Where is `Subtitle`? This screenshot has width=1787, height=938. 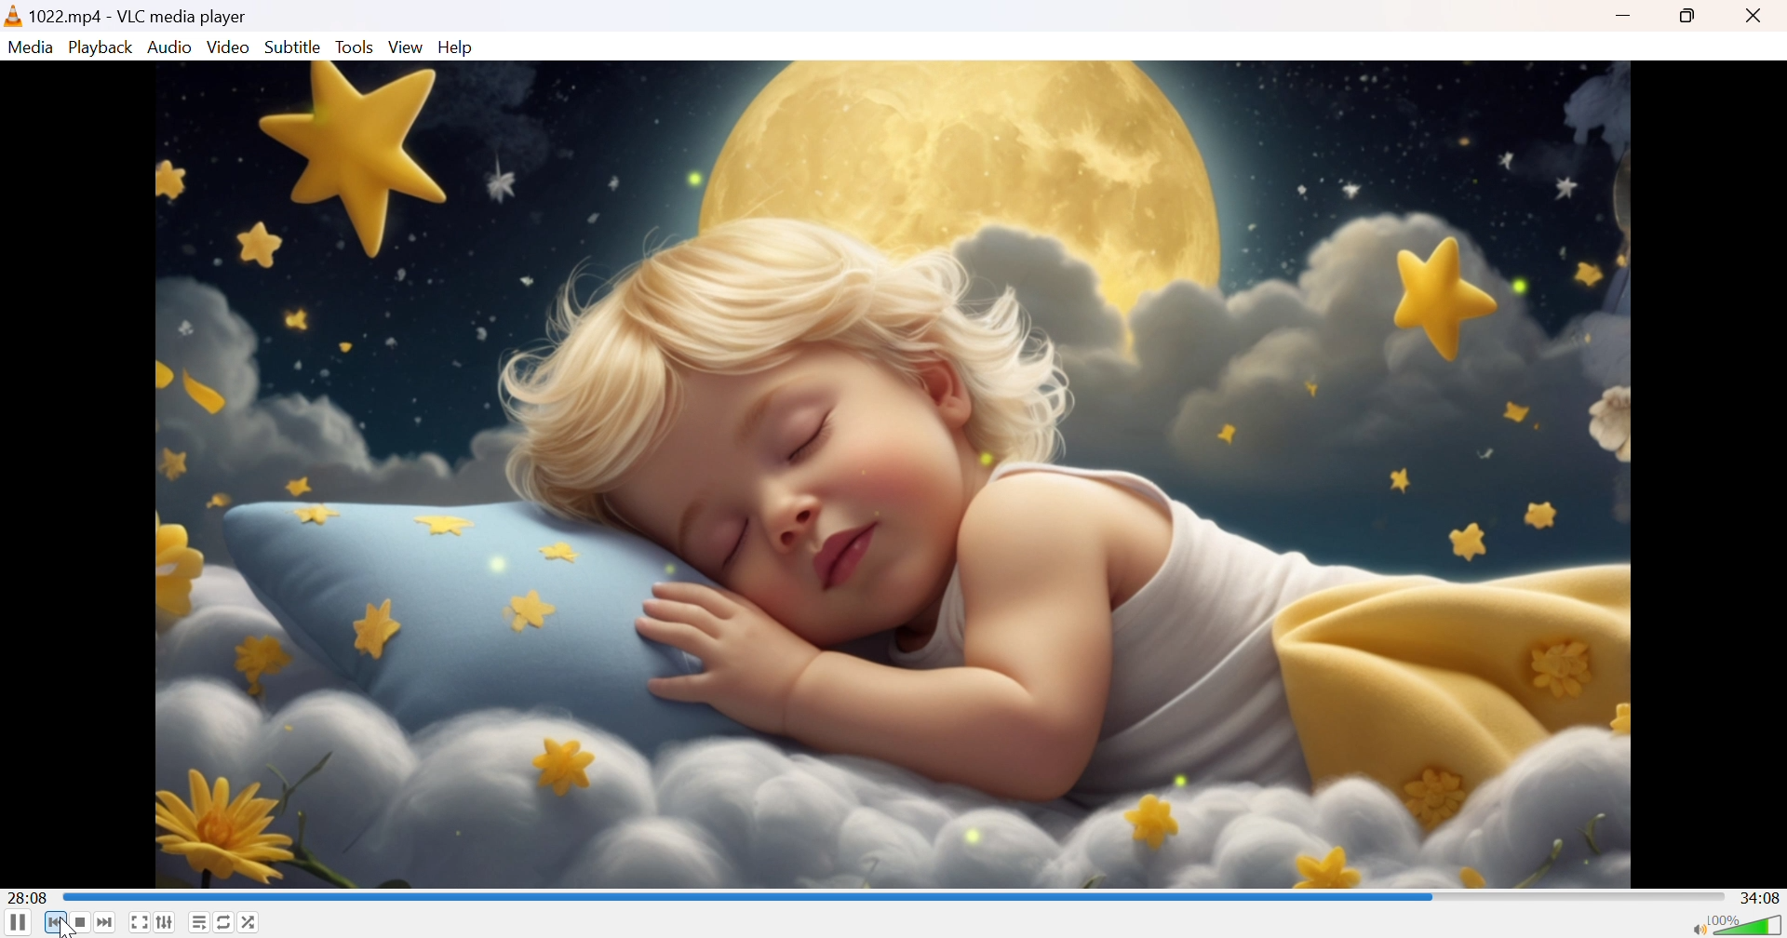 Subtitle is located at coordinates (294, 47).